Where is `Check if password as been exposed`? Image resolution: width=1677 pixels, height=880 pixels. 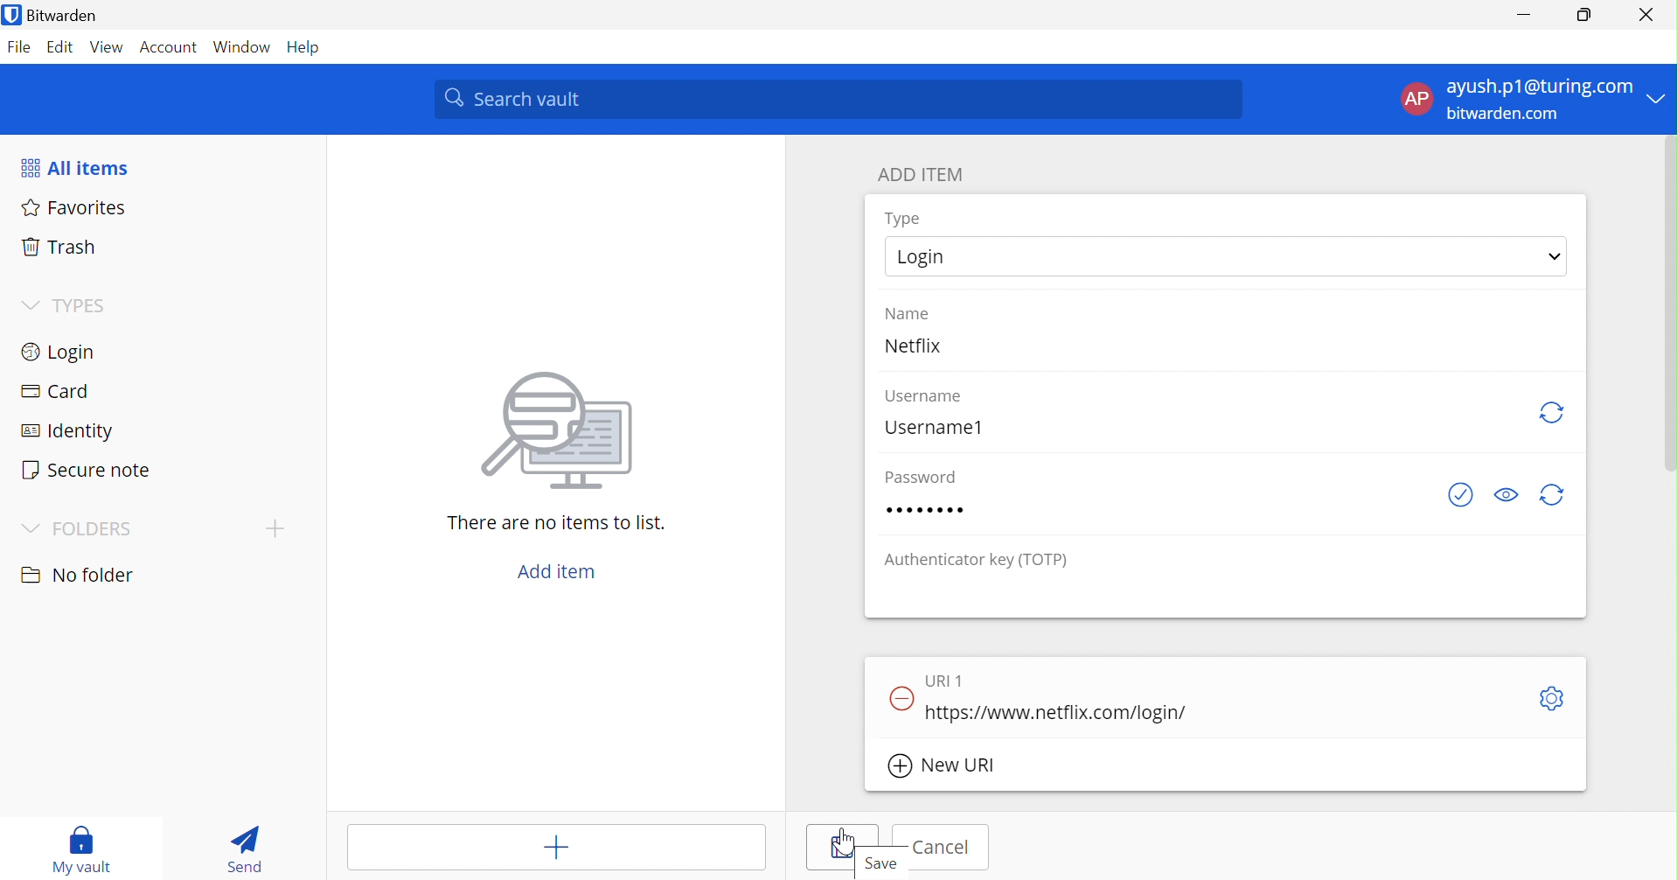 Check if password as been exposed is located at coordinates (1460, 495).